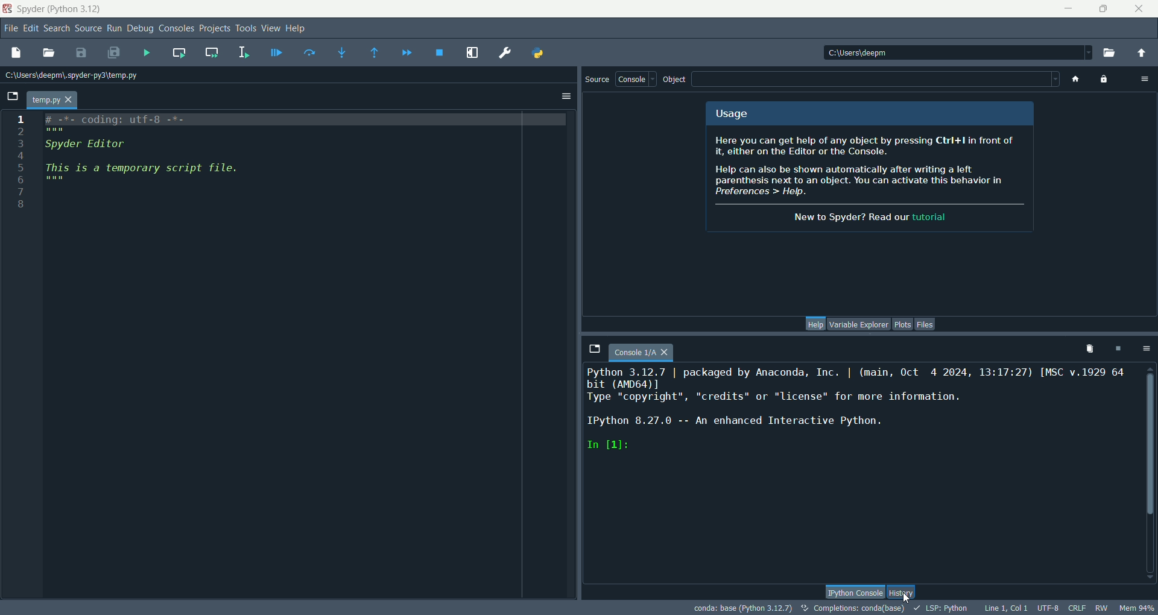  Describe the element at coordinates (78, 76) in the screenshot. I see `location` at that location.